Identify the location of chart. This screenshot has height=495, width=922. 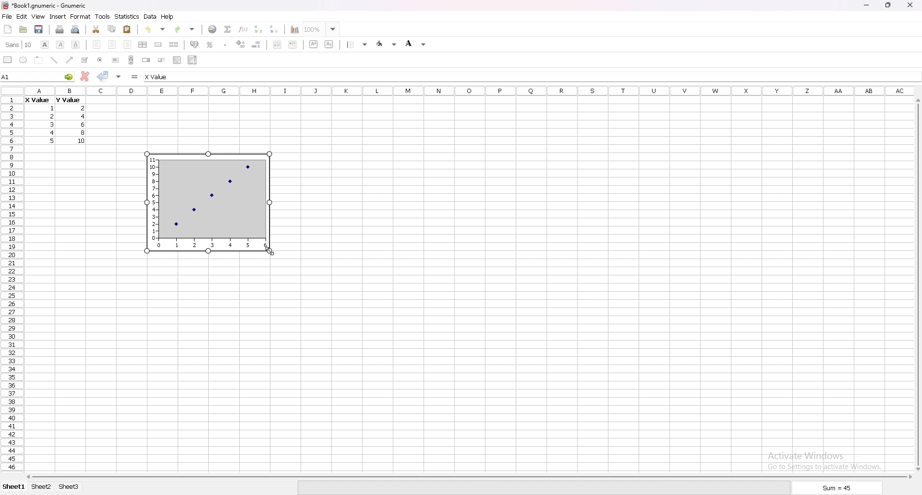
(209, 203).